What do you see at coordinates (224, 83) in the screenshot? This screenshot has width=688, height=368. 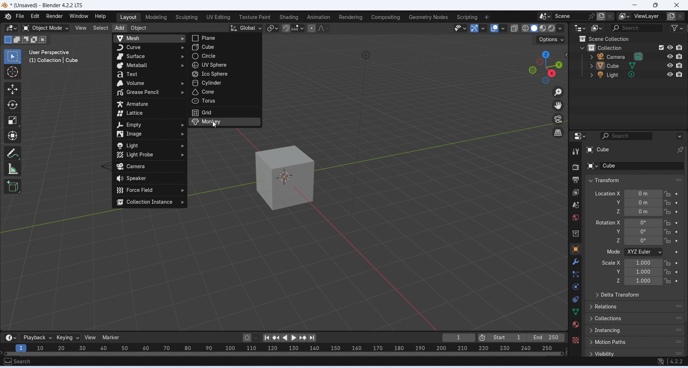 I see `cylinder` at bounding box center [224, 83].